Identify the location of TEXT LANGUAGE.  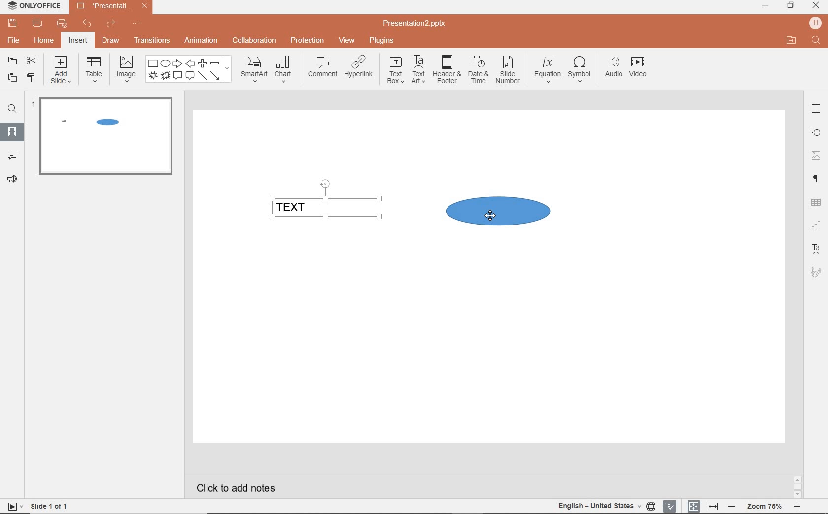
(605, 506).